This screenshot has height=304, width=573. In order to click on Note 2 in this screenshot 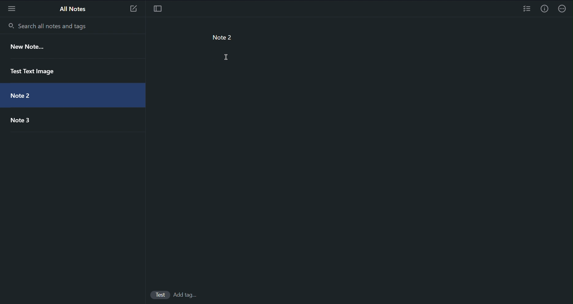, I will do `click(20, 93)`.